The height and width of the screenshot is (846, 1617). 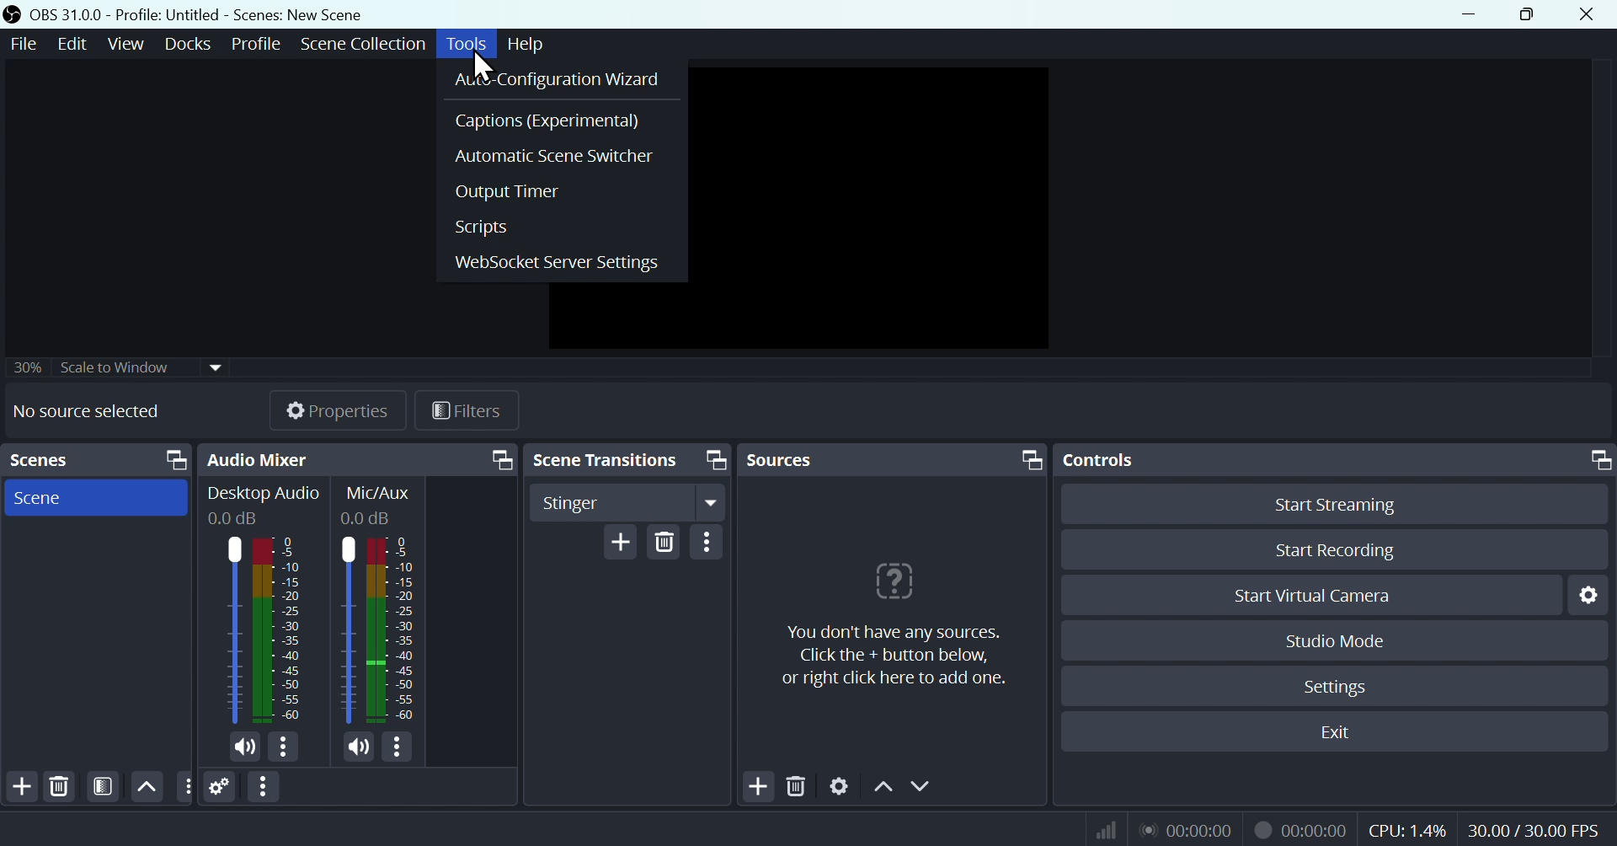 I want to click on Control, so click(x=1110, y=461).